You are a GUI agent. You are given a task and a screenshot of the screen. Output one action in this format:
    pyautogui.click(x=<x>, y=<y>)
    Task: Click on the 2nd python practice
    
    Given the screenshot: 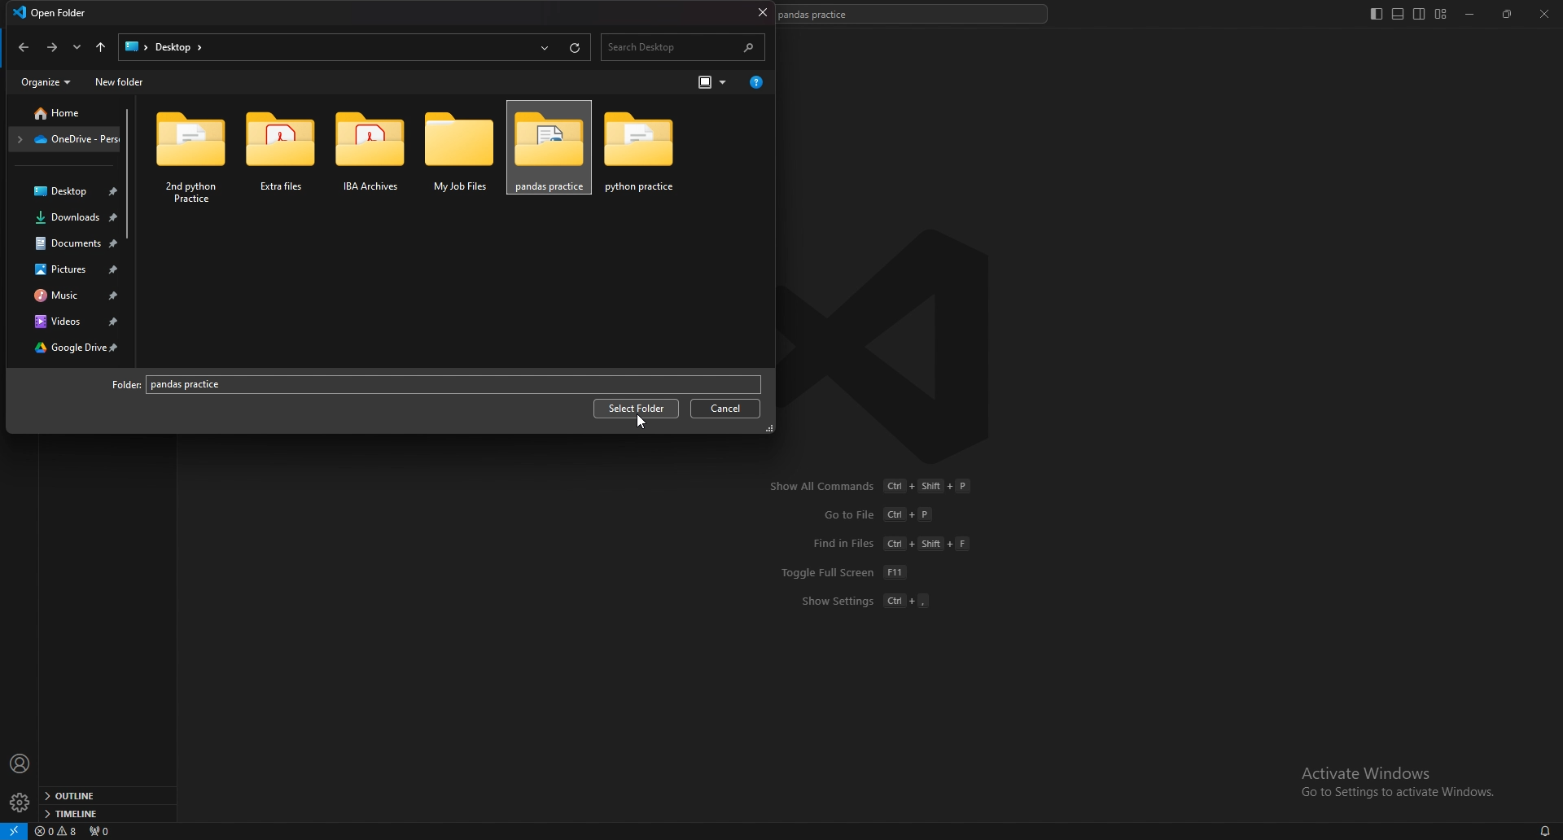 What is the action you would take?
    pyautogui.click(x=189, y=154)
    